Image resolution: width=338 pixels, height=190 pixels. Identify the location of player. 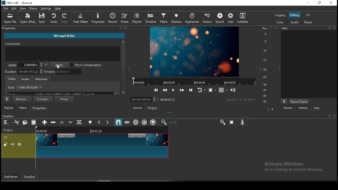
(34, 8).